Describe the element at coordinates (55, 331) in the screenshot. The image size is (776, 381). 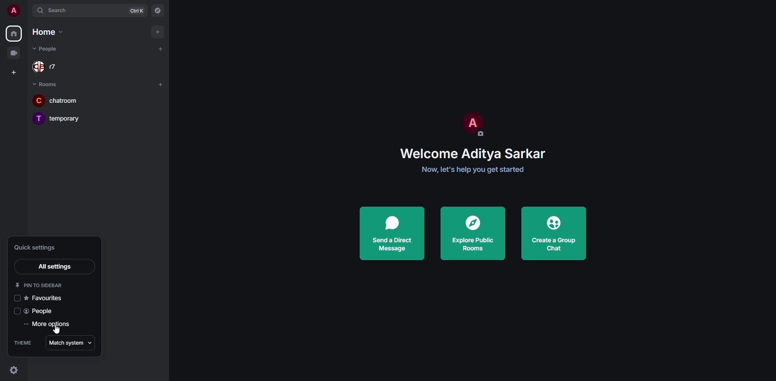
I see `cursor` at that location.